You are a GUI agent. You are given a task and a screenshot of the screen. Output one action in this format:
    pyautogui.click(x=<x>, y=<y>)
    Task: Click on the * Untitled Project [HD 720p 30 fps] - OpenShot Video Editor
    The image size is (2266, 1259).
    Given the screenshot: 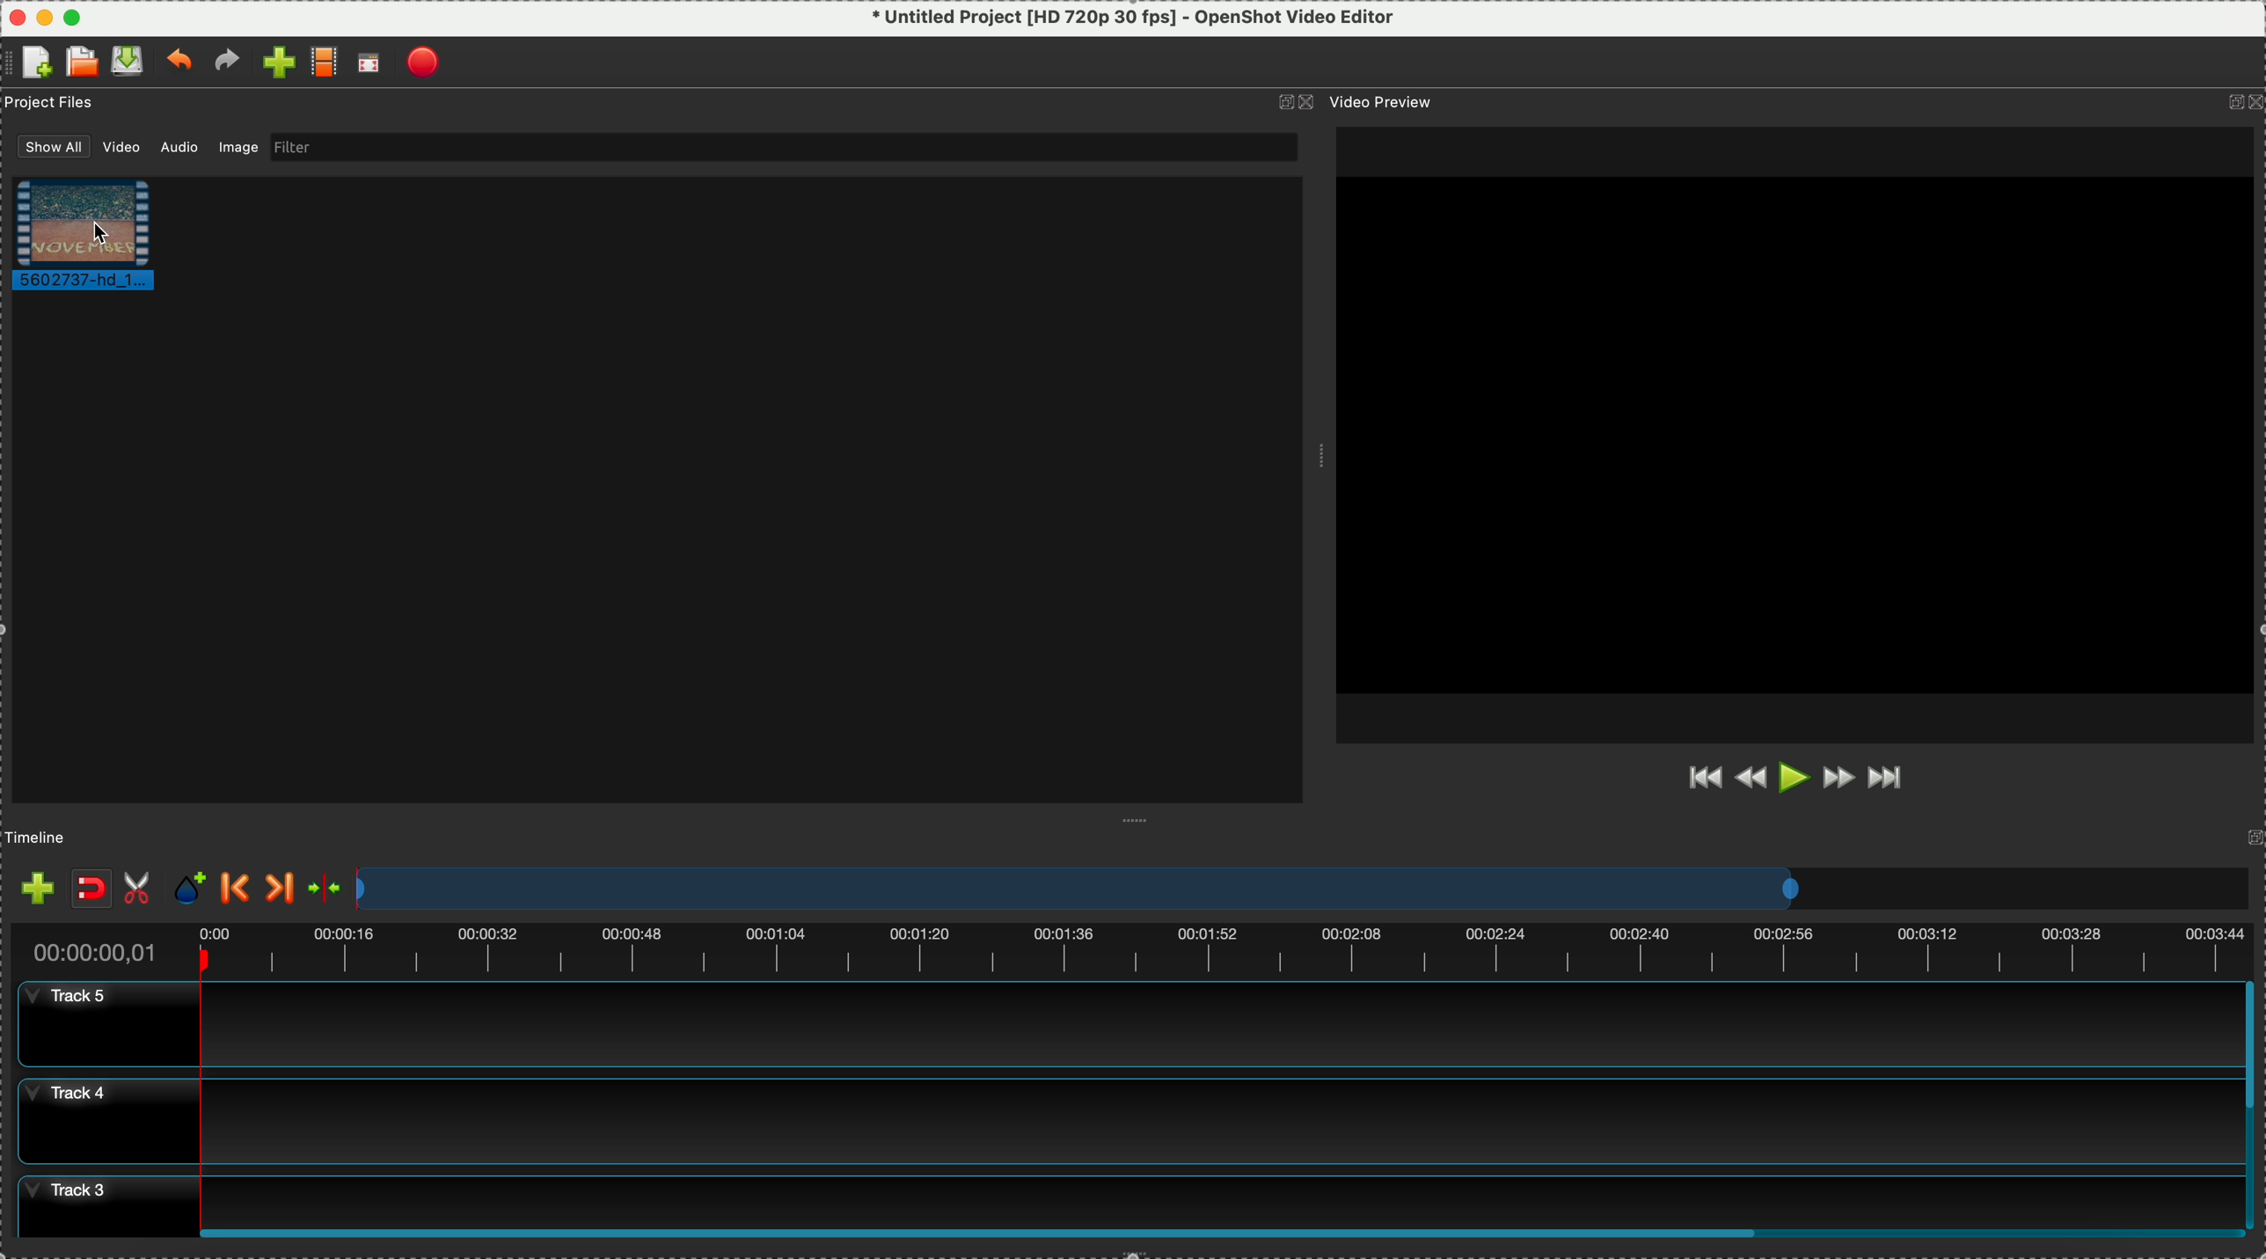 What is the action you would take?
    pyautogui.click(x=1134, y=18)
    